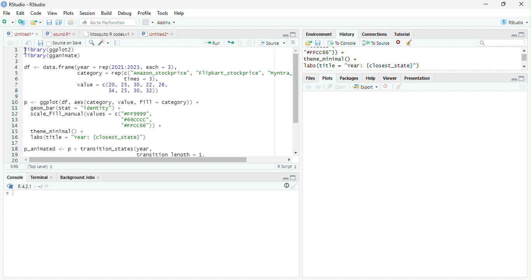  Describe the element at coordinates (70, 22) in the screenshot. I see `print` at that location.